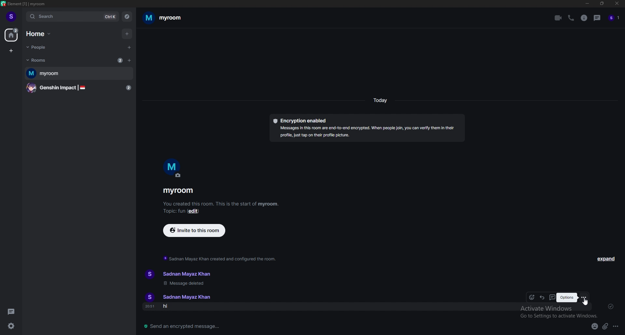 This screenshot has height=335, width=625. I want to click on cursor, so click(584, 303).